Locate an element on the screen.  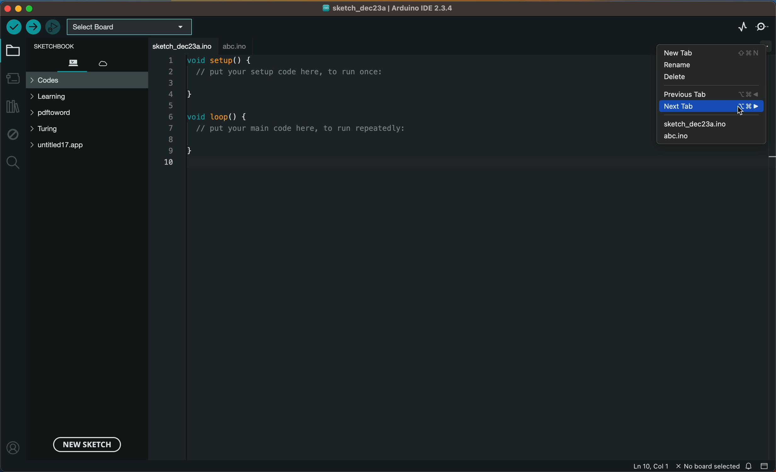
new tab is located at coordinates (712, 106).